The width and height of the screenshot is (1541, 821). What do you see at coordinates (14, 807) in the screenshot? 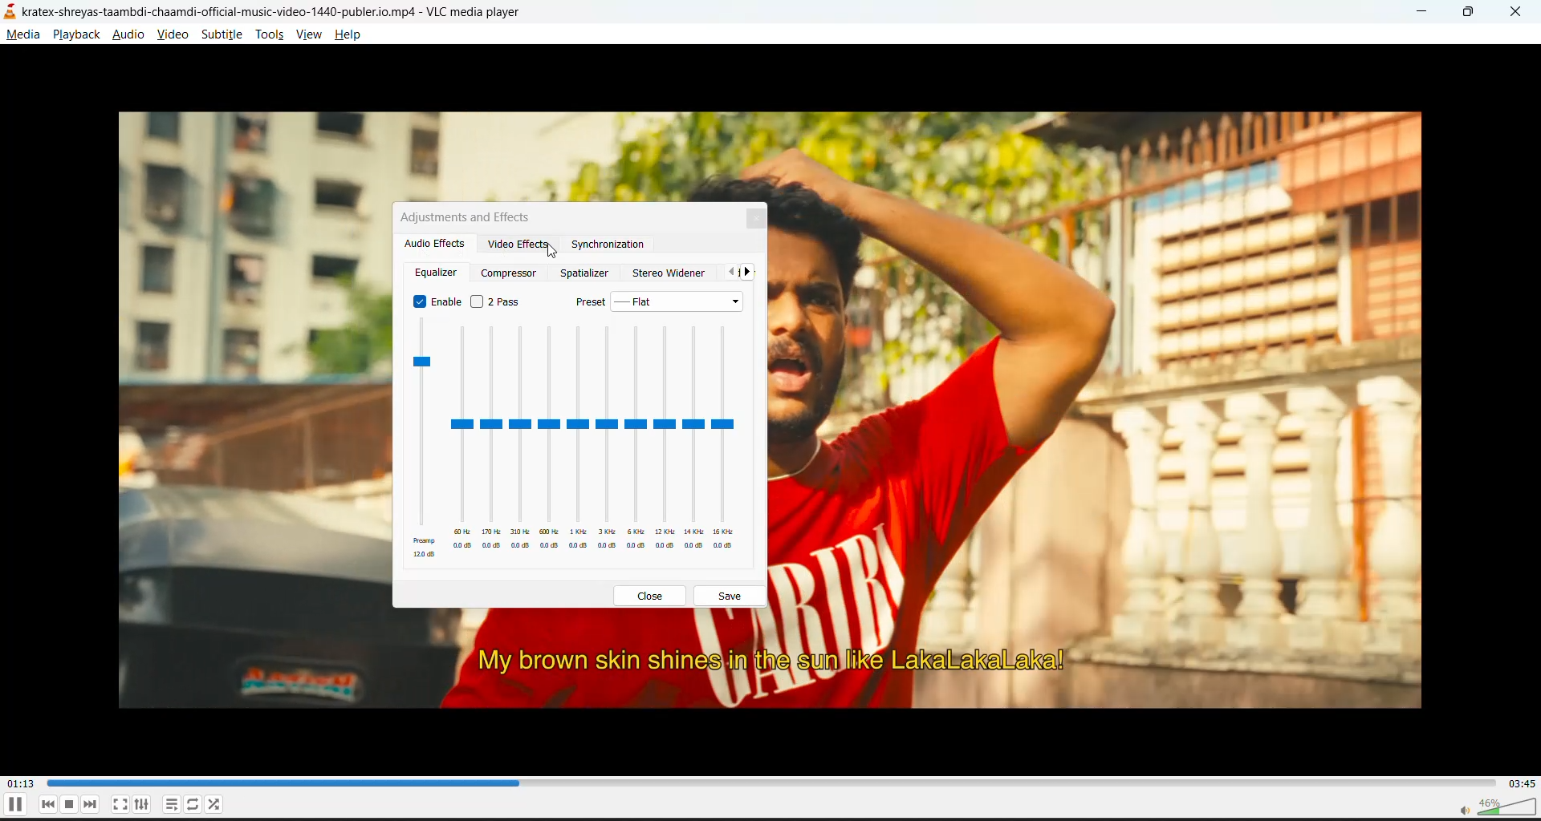
I see `pause` at bounding box center [14, 807].